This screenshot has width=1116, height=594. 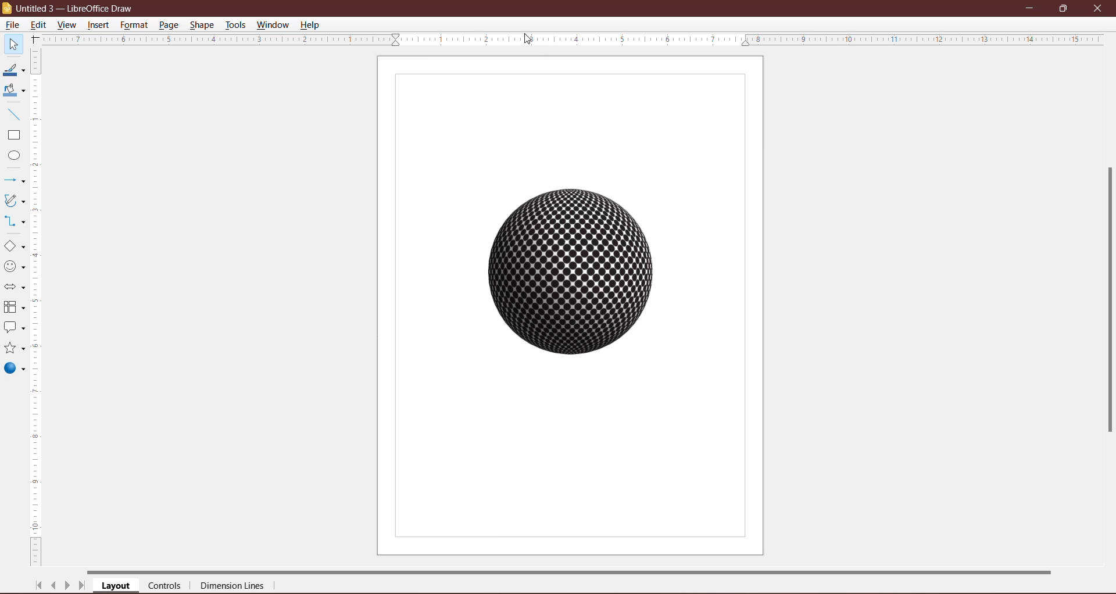 What do you see at coordinates (13, 200) in the screenshot?
I see `Curves and Polygons` at bounding box center [13, 200].